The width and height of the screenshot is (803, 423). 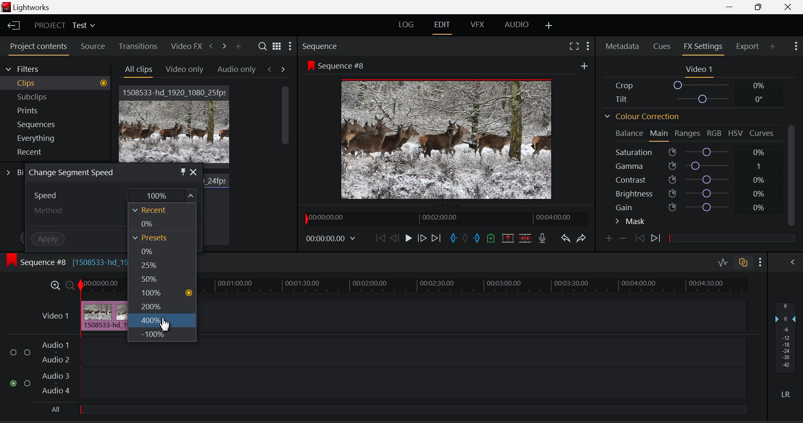 I want to click on VFX, so click(x=477, y=25).